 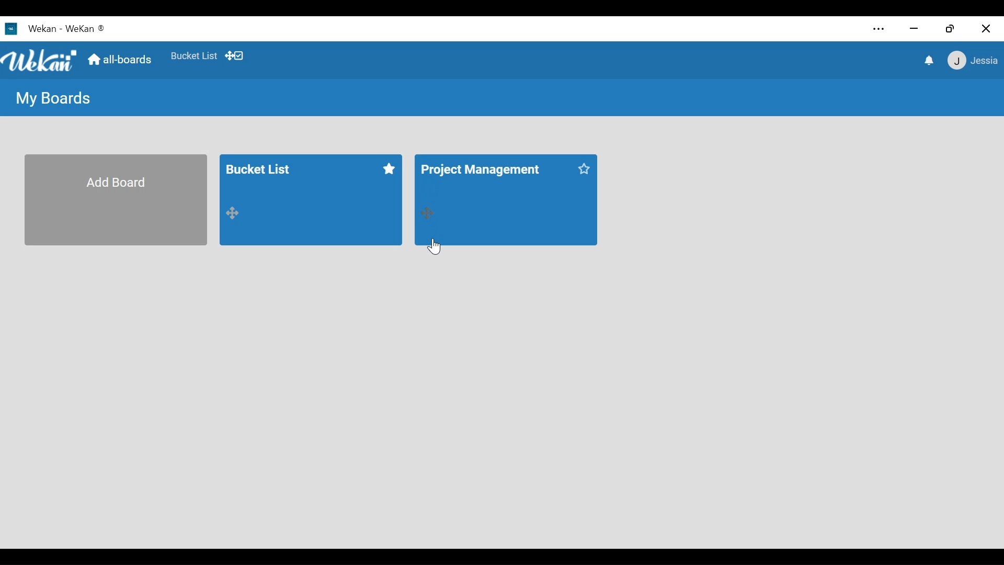 What do you see at coordinates (878, 29) in the screenshot?
I see `settings and more` at bounding box center [878, 29].